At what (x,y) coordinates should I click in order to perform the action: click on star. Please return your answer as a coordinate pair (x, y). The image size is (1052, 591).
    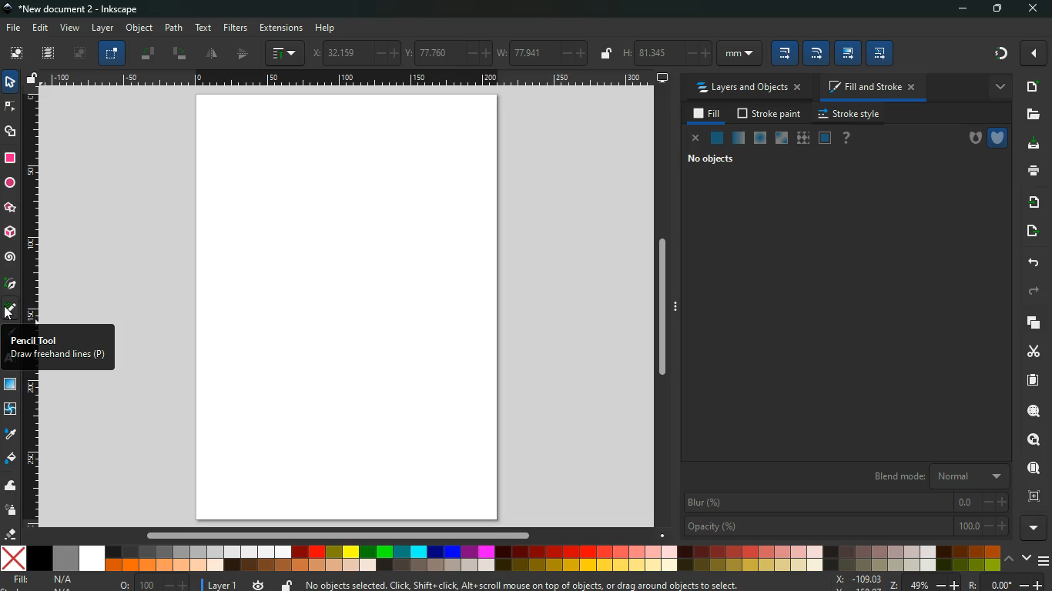
    Looking at the image, I should click on (10, 208).